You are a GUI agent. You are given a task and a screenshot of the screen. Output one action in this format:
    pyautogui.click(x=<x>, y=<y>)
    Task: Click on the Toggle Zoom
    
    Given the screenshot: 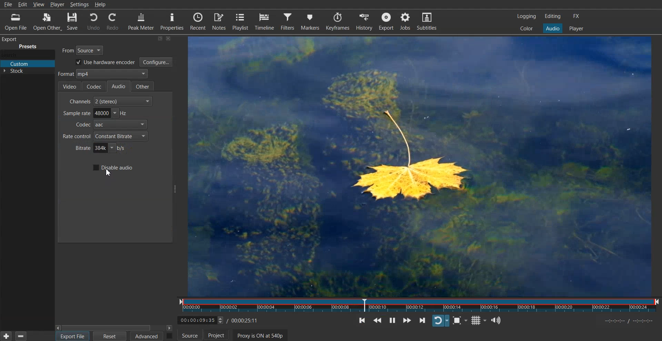 What is the action you would take?
    pyautogui.click(x=461, y=321)
    